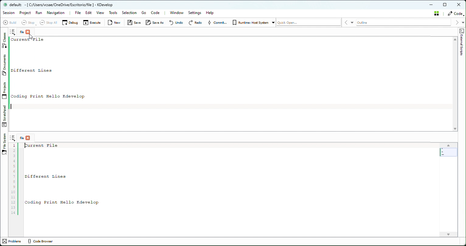  I want to click on Stash, so click(436, 13).